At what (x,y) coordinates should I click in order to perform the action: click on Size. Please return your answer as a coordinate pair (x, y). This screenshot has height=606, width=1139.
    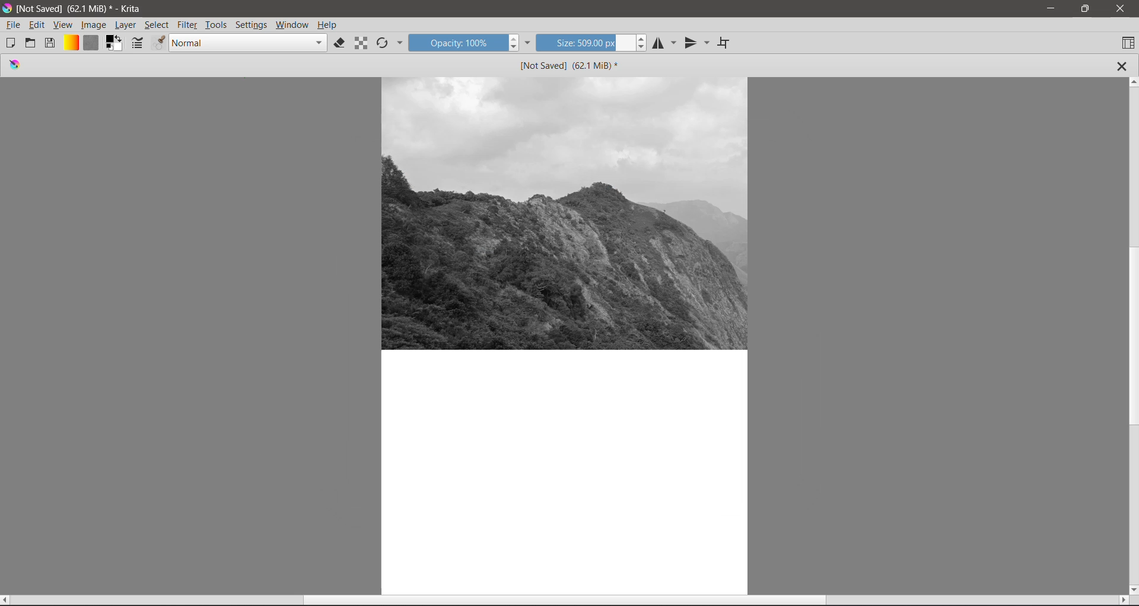
    Looking at the image, I should click on (585, 43).